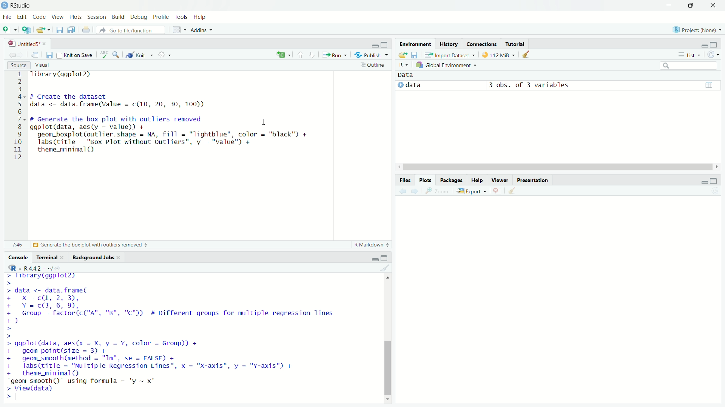 This screenshot has height=407, width=725. I want to click on Tutorial, so click(516, 43).